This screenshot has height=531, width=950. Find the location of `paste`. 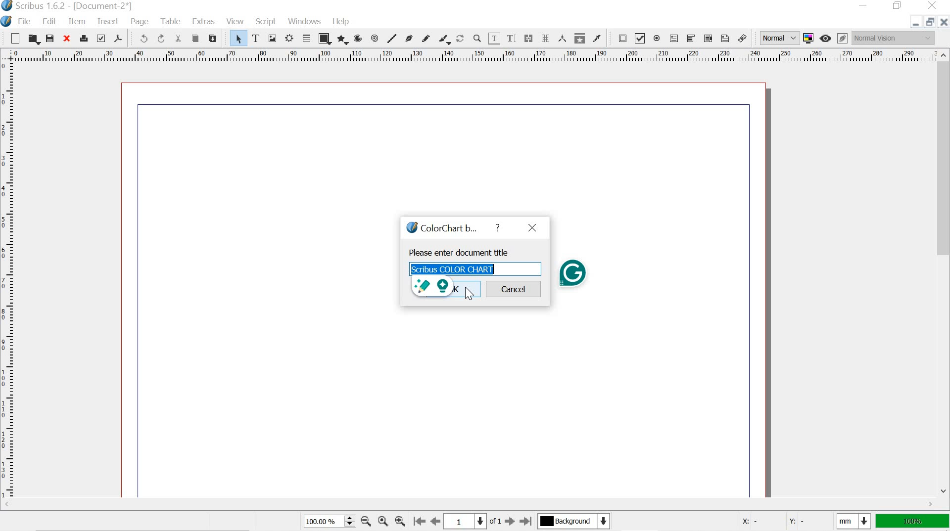

paste is located at coordinates (212, 38).